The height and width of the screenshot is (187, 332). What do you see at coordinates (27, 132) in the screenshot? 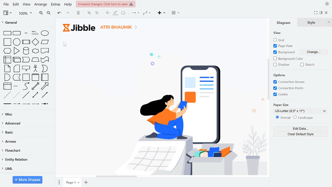
I see `basic` at bounding box center [27, 132].